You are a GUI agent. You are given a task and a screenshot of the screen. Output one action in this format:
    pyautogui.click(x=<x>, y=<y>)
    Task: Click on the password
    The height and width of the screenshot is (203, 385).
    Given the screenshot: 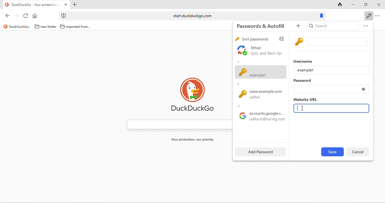 What is the action you would take?
    pyautogui.click(x=303, y=81)
    